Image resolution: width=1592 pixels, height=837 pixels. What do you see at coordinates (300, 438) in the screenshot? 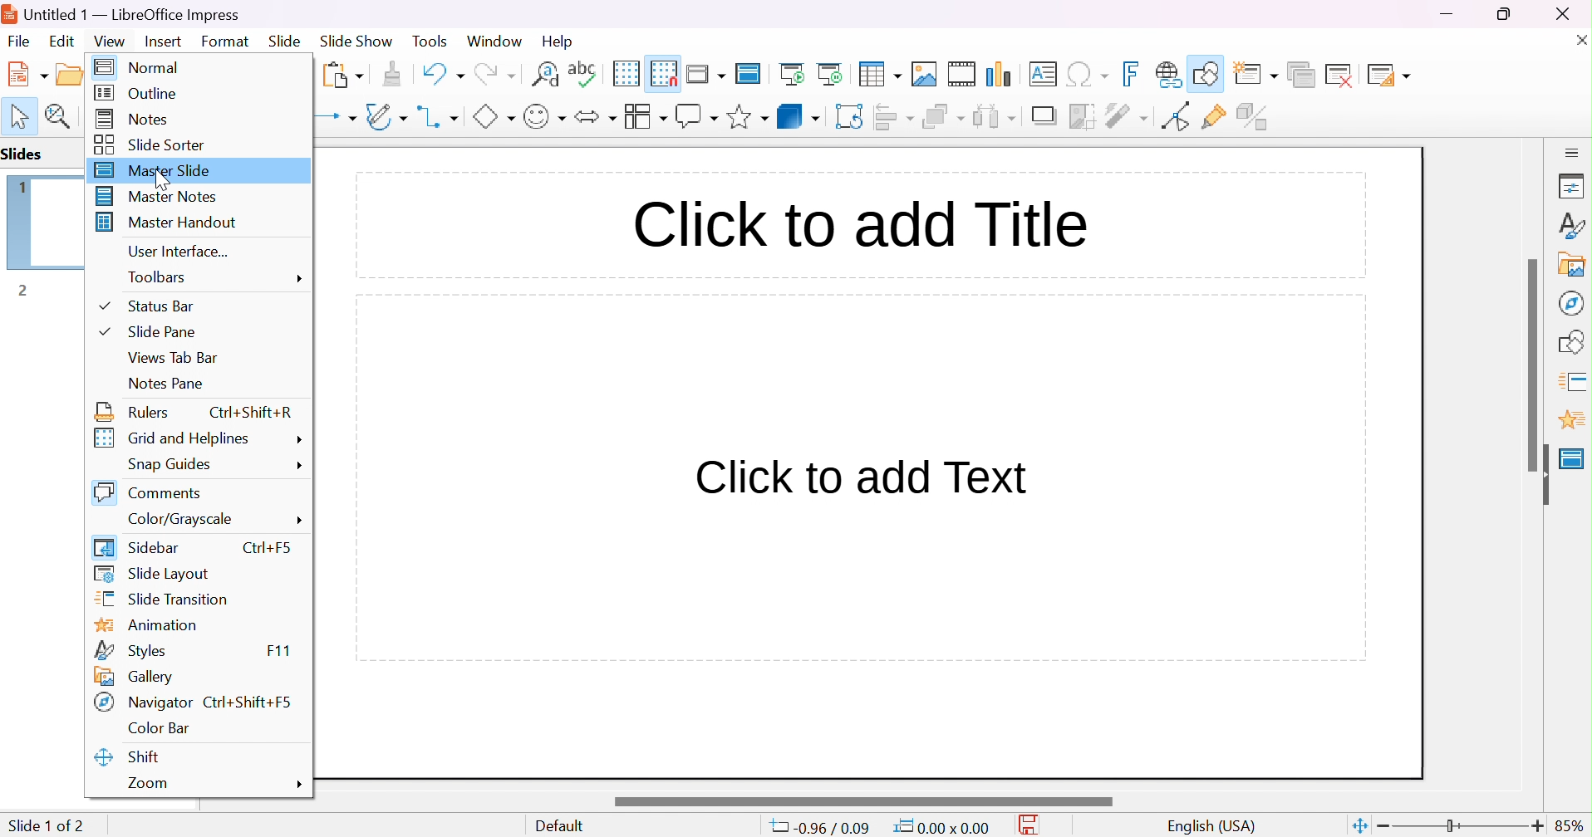
I see `more` at bounding box center [300, 438].